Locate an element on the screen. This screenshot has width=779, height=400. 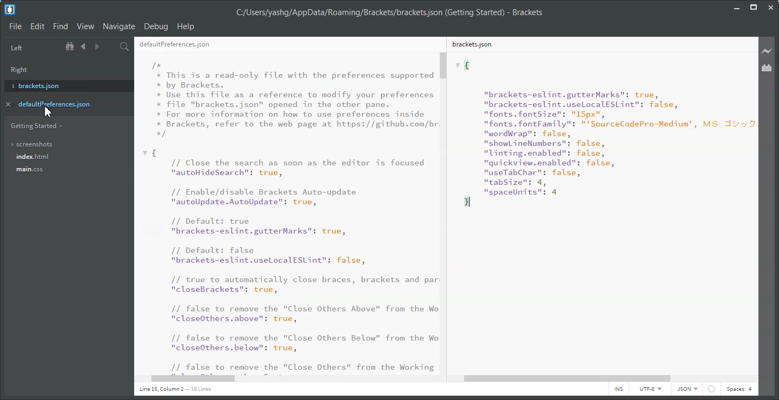
Vertical Scroll Bar is located at coordinates (444, 212).